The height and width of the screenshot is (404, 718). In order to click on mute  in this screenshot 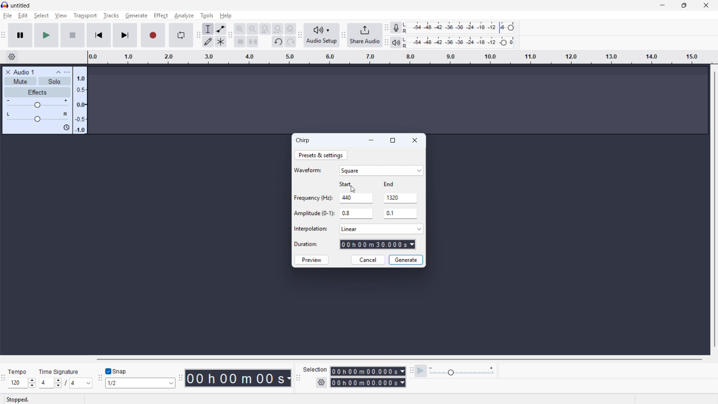, I will do `click(20, 81)`.